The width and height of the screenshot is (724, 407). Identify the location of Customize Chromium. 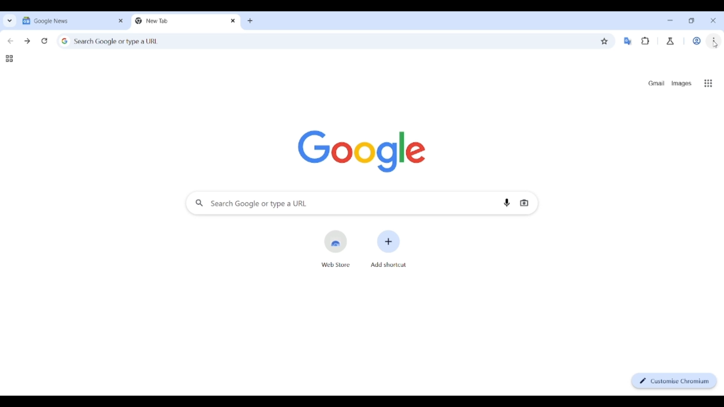
(674, 381).